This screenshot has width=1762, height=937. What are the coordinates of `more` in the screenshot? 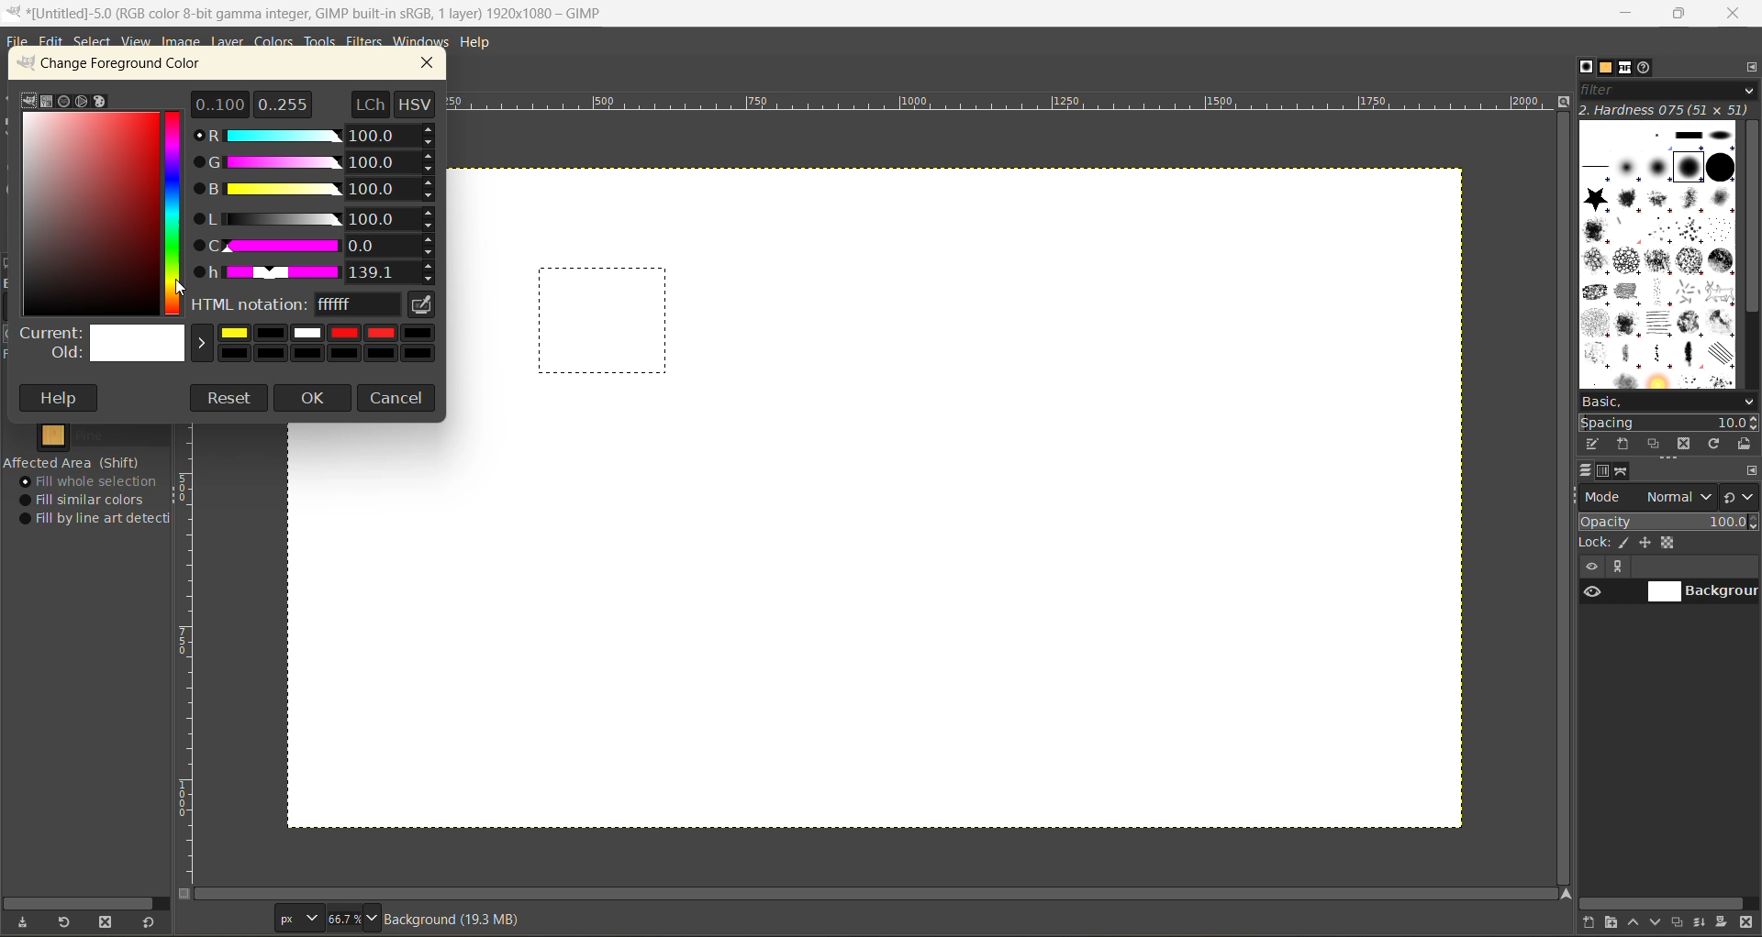 It's located at (1623, 568).